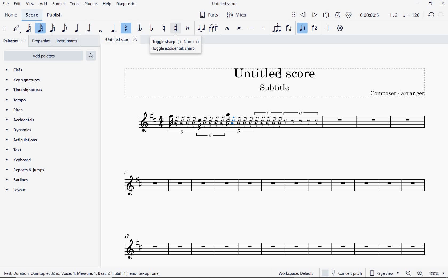 This screenshot has height=278, width=448. What do you see at coordinates (5, 28) in the screenshot?
I see `SELECET TO MOVE` at bounding box center [5, 28].